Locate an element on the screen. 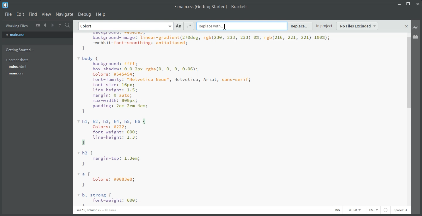  Regular Expression is located at coordinates (189, 26).